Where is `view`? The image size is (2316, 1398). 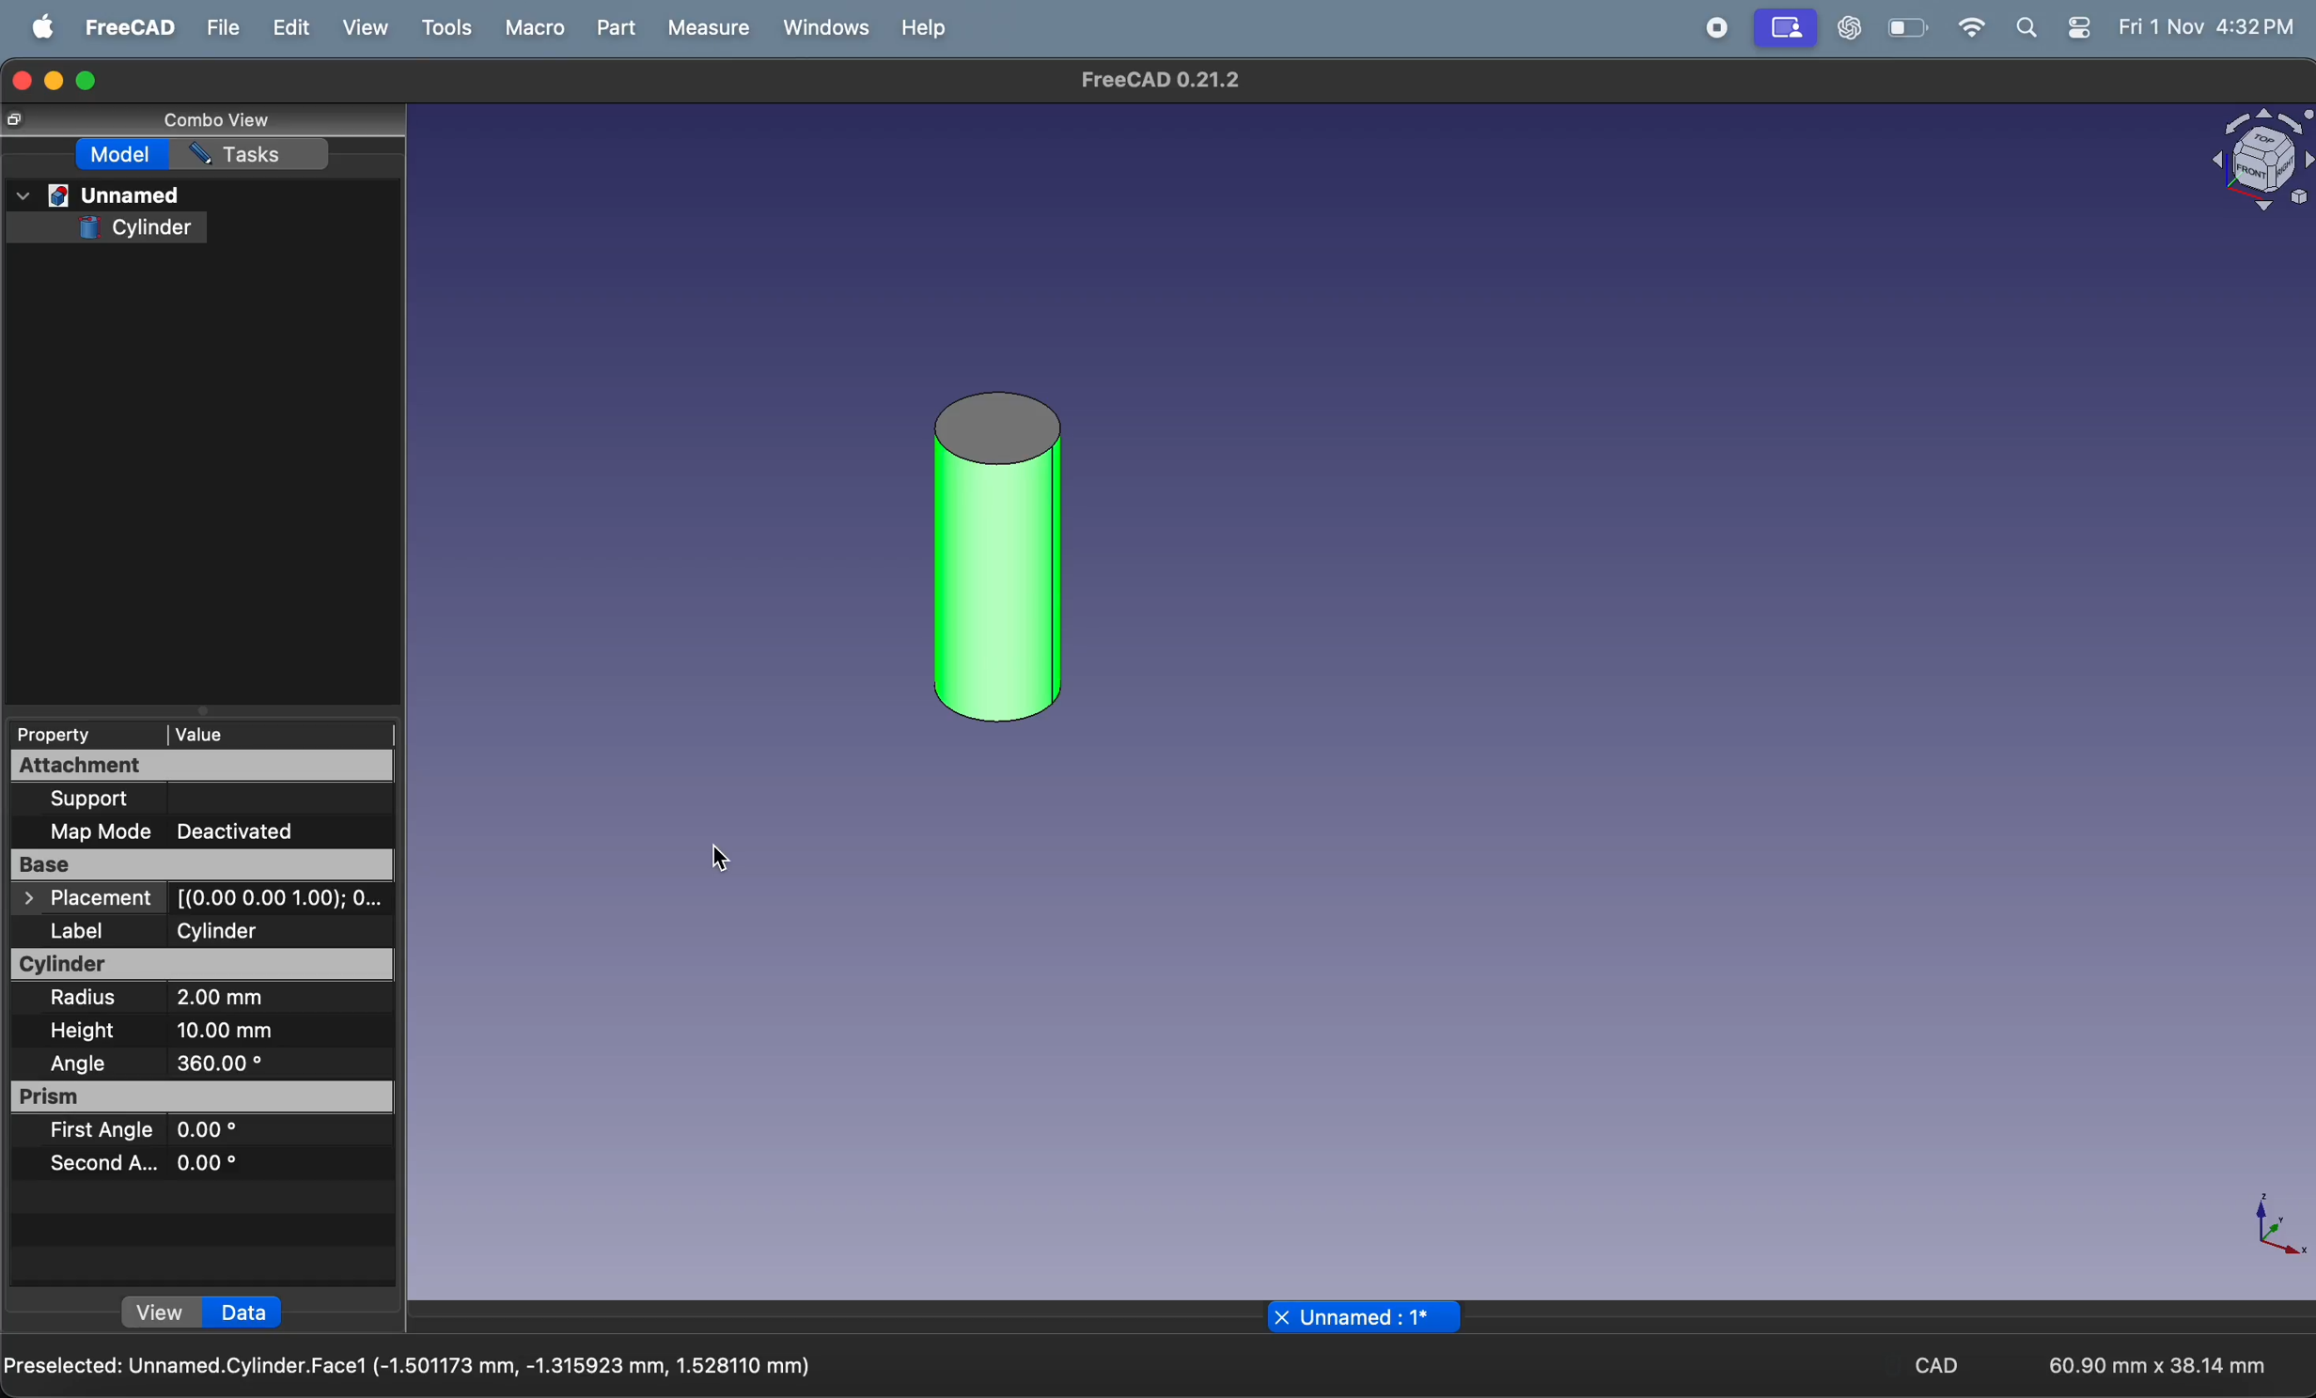
view is located at coordinates (163, 1313).